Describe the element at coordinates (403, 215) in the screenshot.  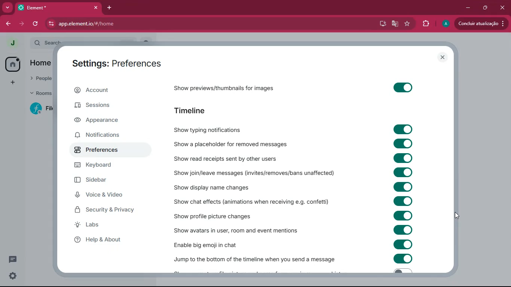
I see `toggle on ` at that location.